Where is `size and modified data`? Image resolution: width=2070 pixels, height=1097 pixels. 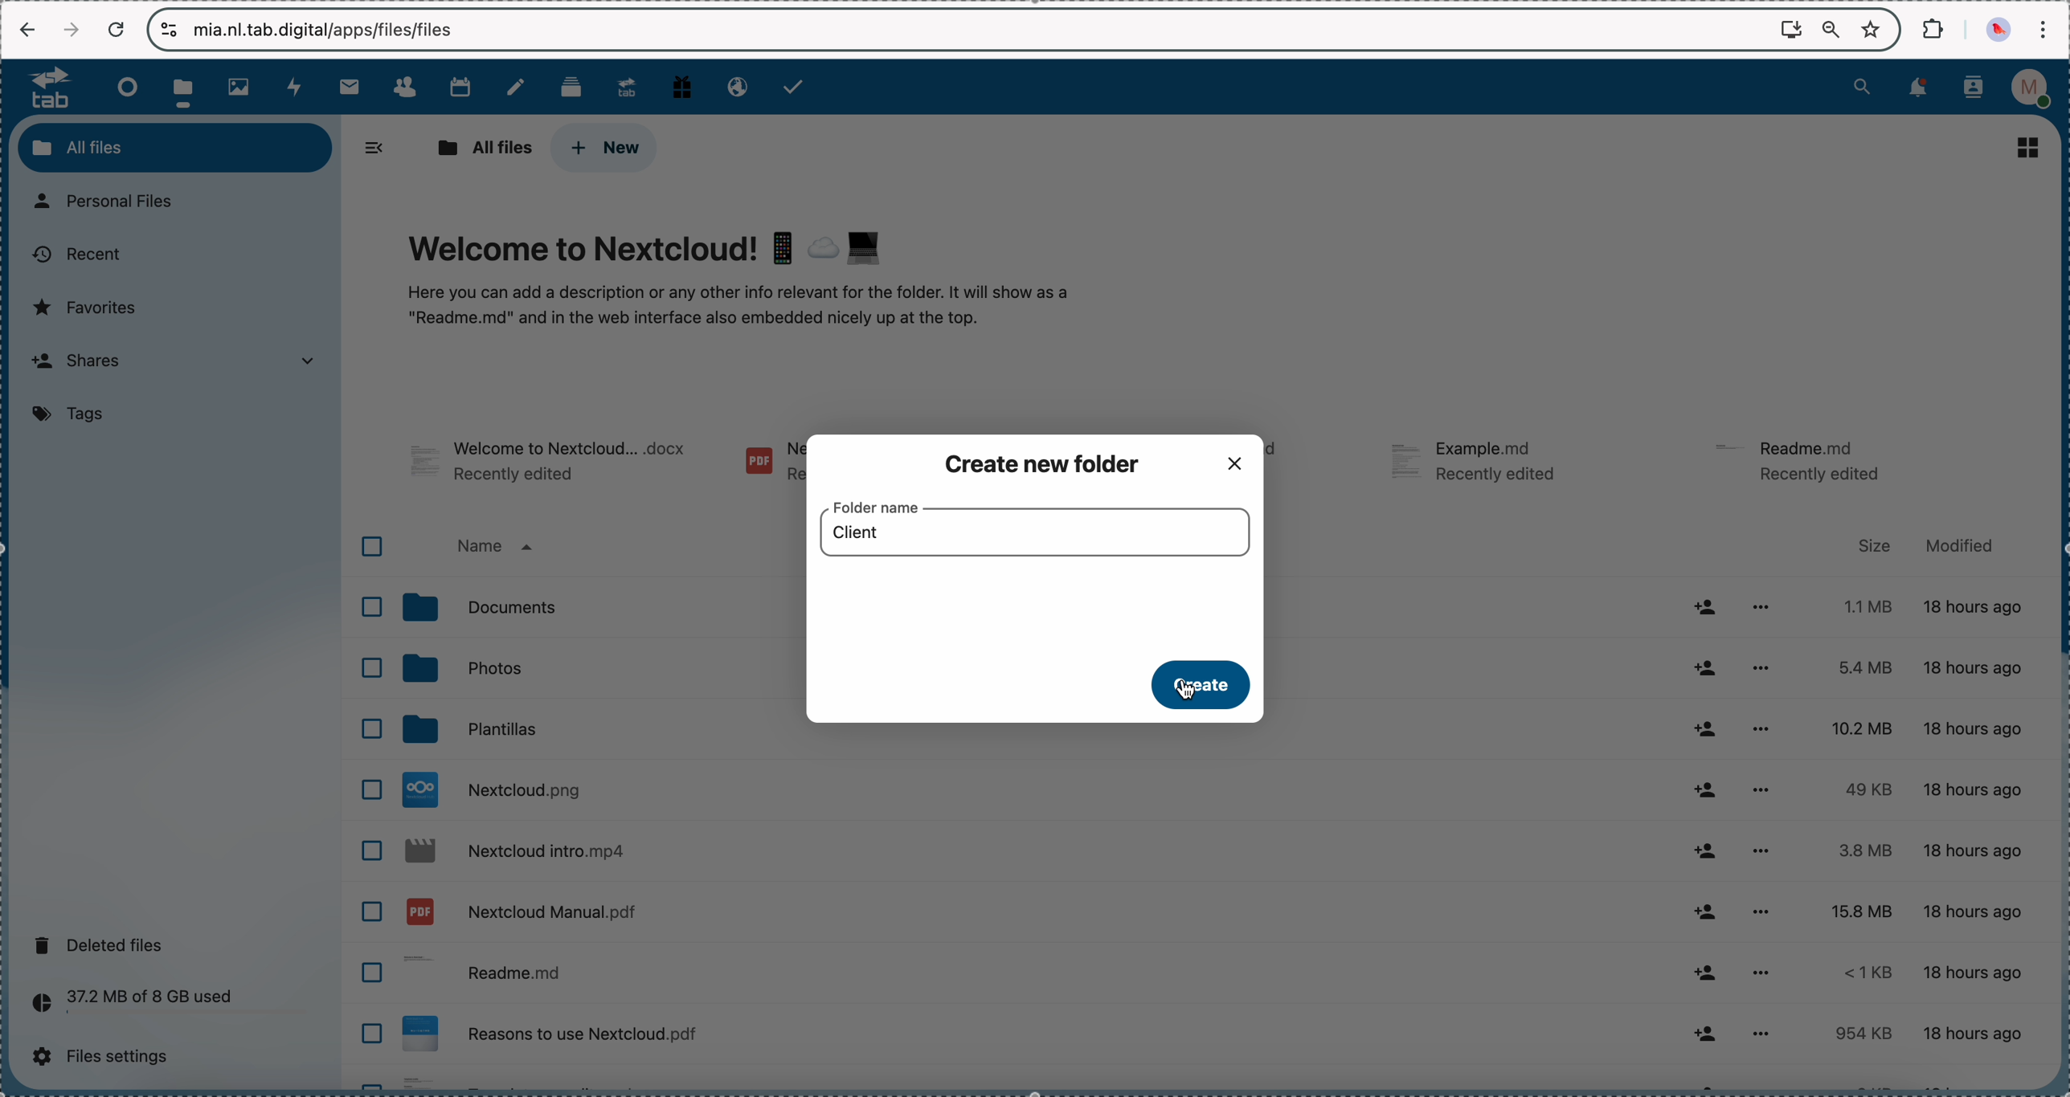
size and modified data is located at coordinates (1936, 822).